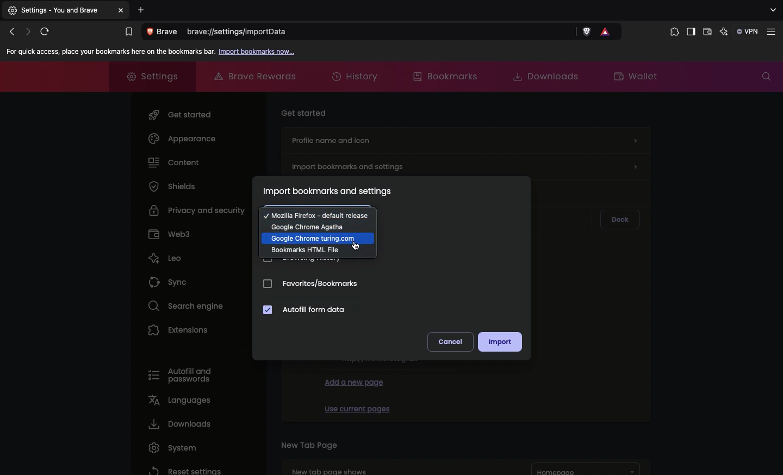 The image size is (783, 475). I want to click on System, so click(170, 448).